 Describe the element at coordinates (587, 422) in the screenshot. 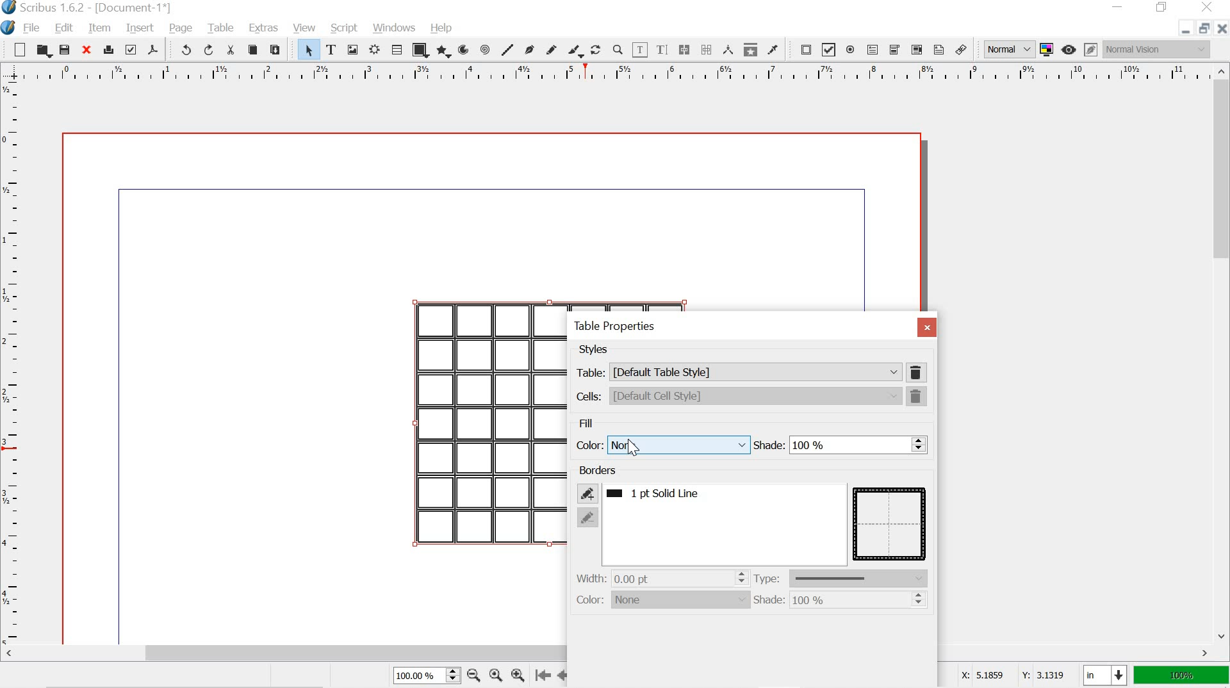

I see `fill` at that location.